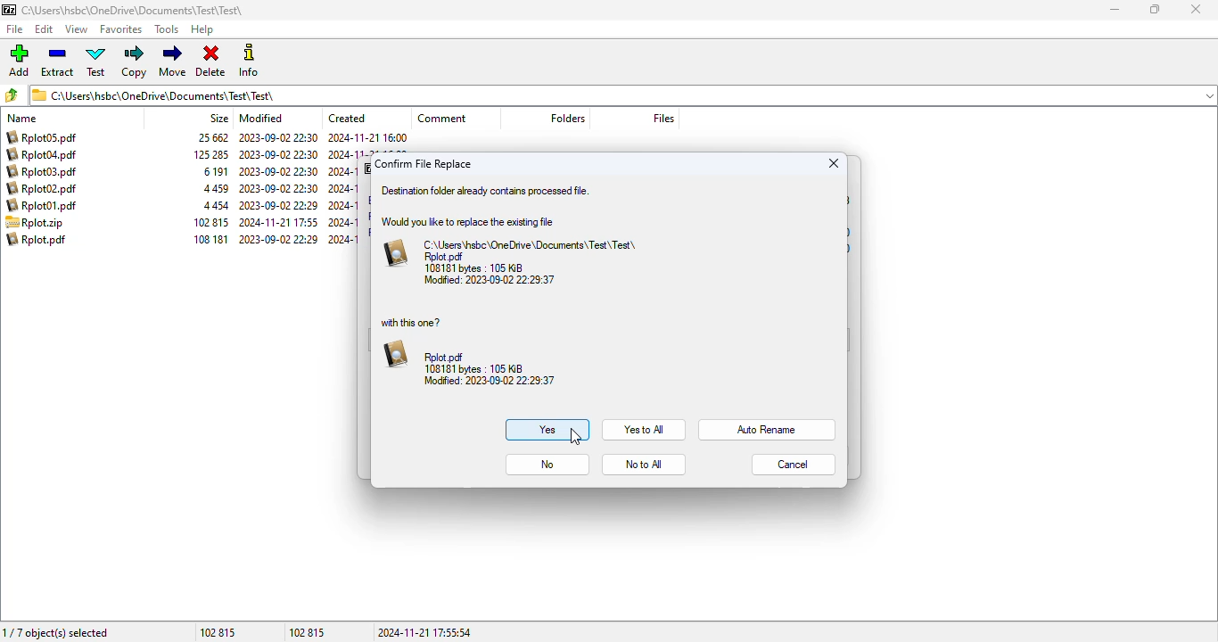 The height and width of the screenshot is (642, 1218). I want to click on 102815, so click(220, 633).